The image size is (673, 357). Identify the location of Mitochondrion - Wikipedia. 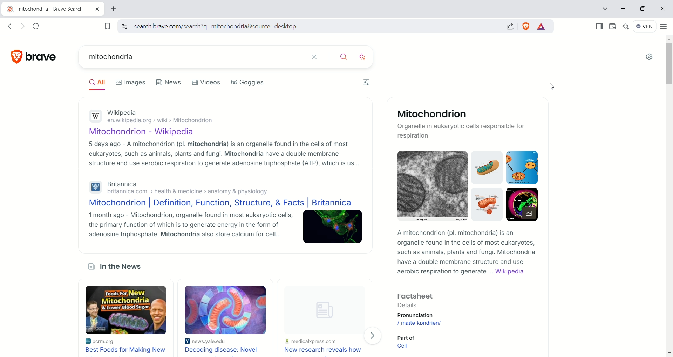
(157, 130).